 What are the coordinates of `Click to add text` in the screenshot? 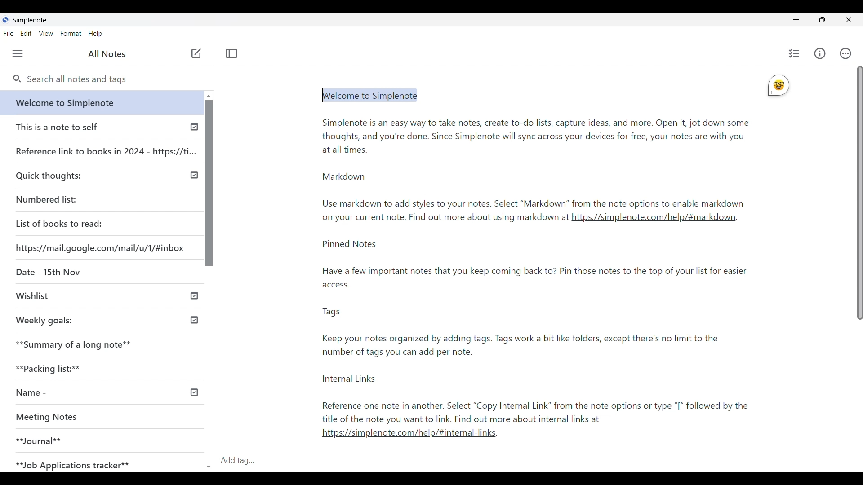 It's located at (196, 53).